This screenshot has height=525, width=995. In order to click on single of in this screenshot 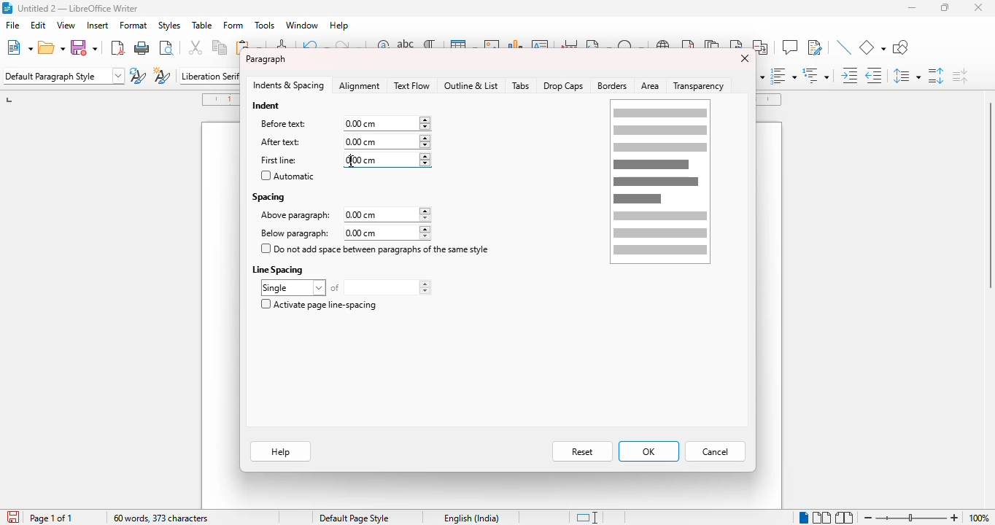, I will do `click(346, 287)`.